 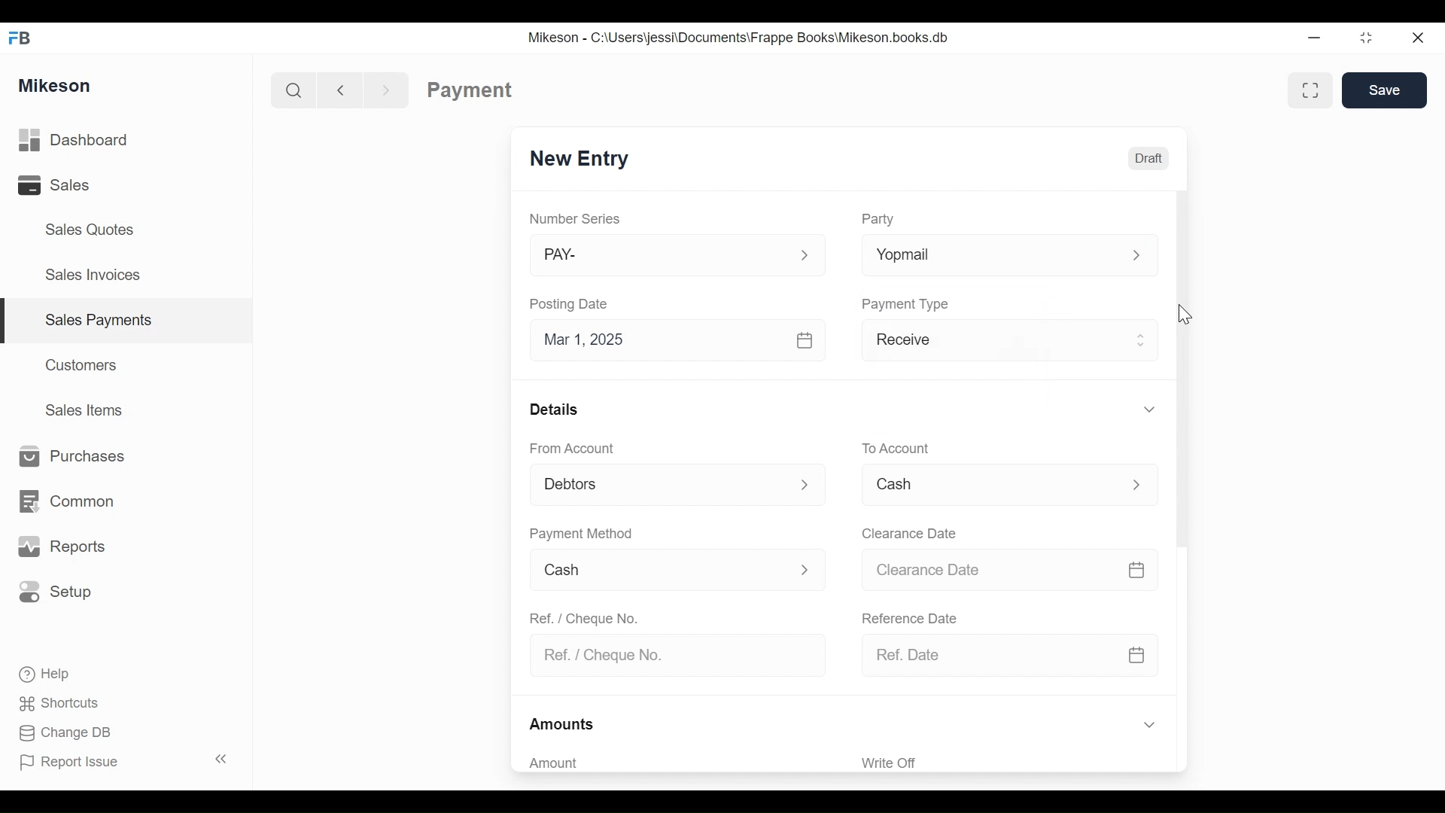 I want to click on , so click(x=1008, y=480).